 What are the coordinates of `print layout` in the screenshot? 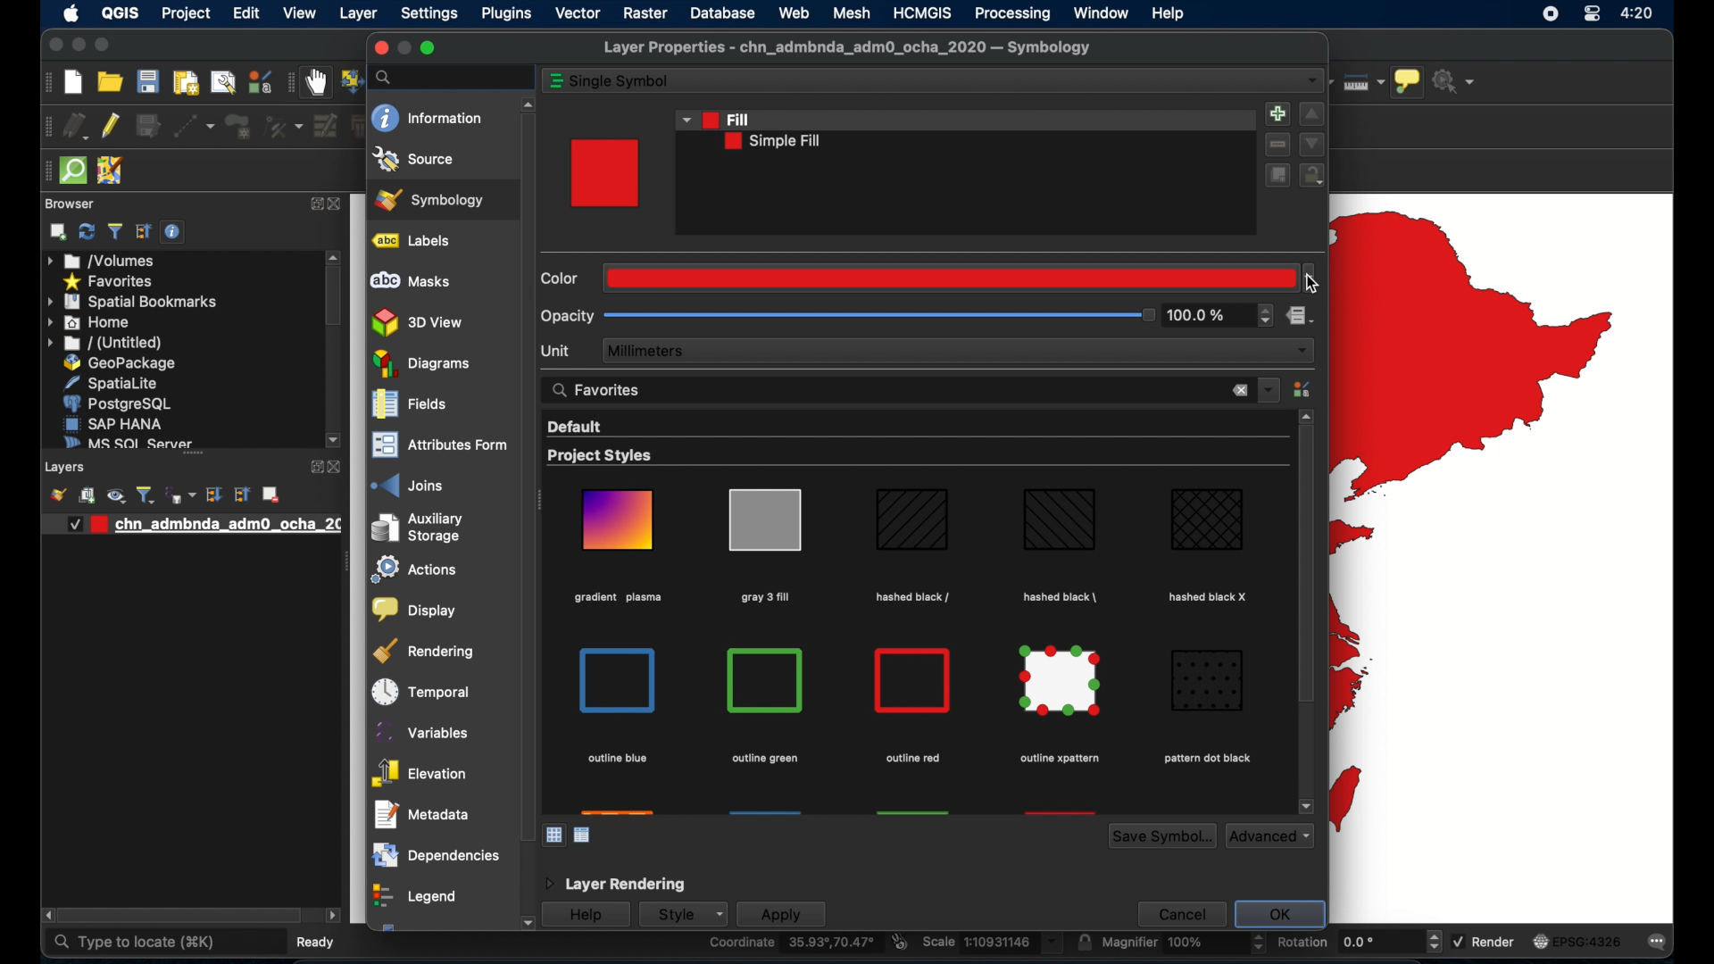 It's located at (184, 84).